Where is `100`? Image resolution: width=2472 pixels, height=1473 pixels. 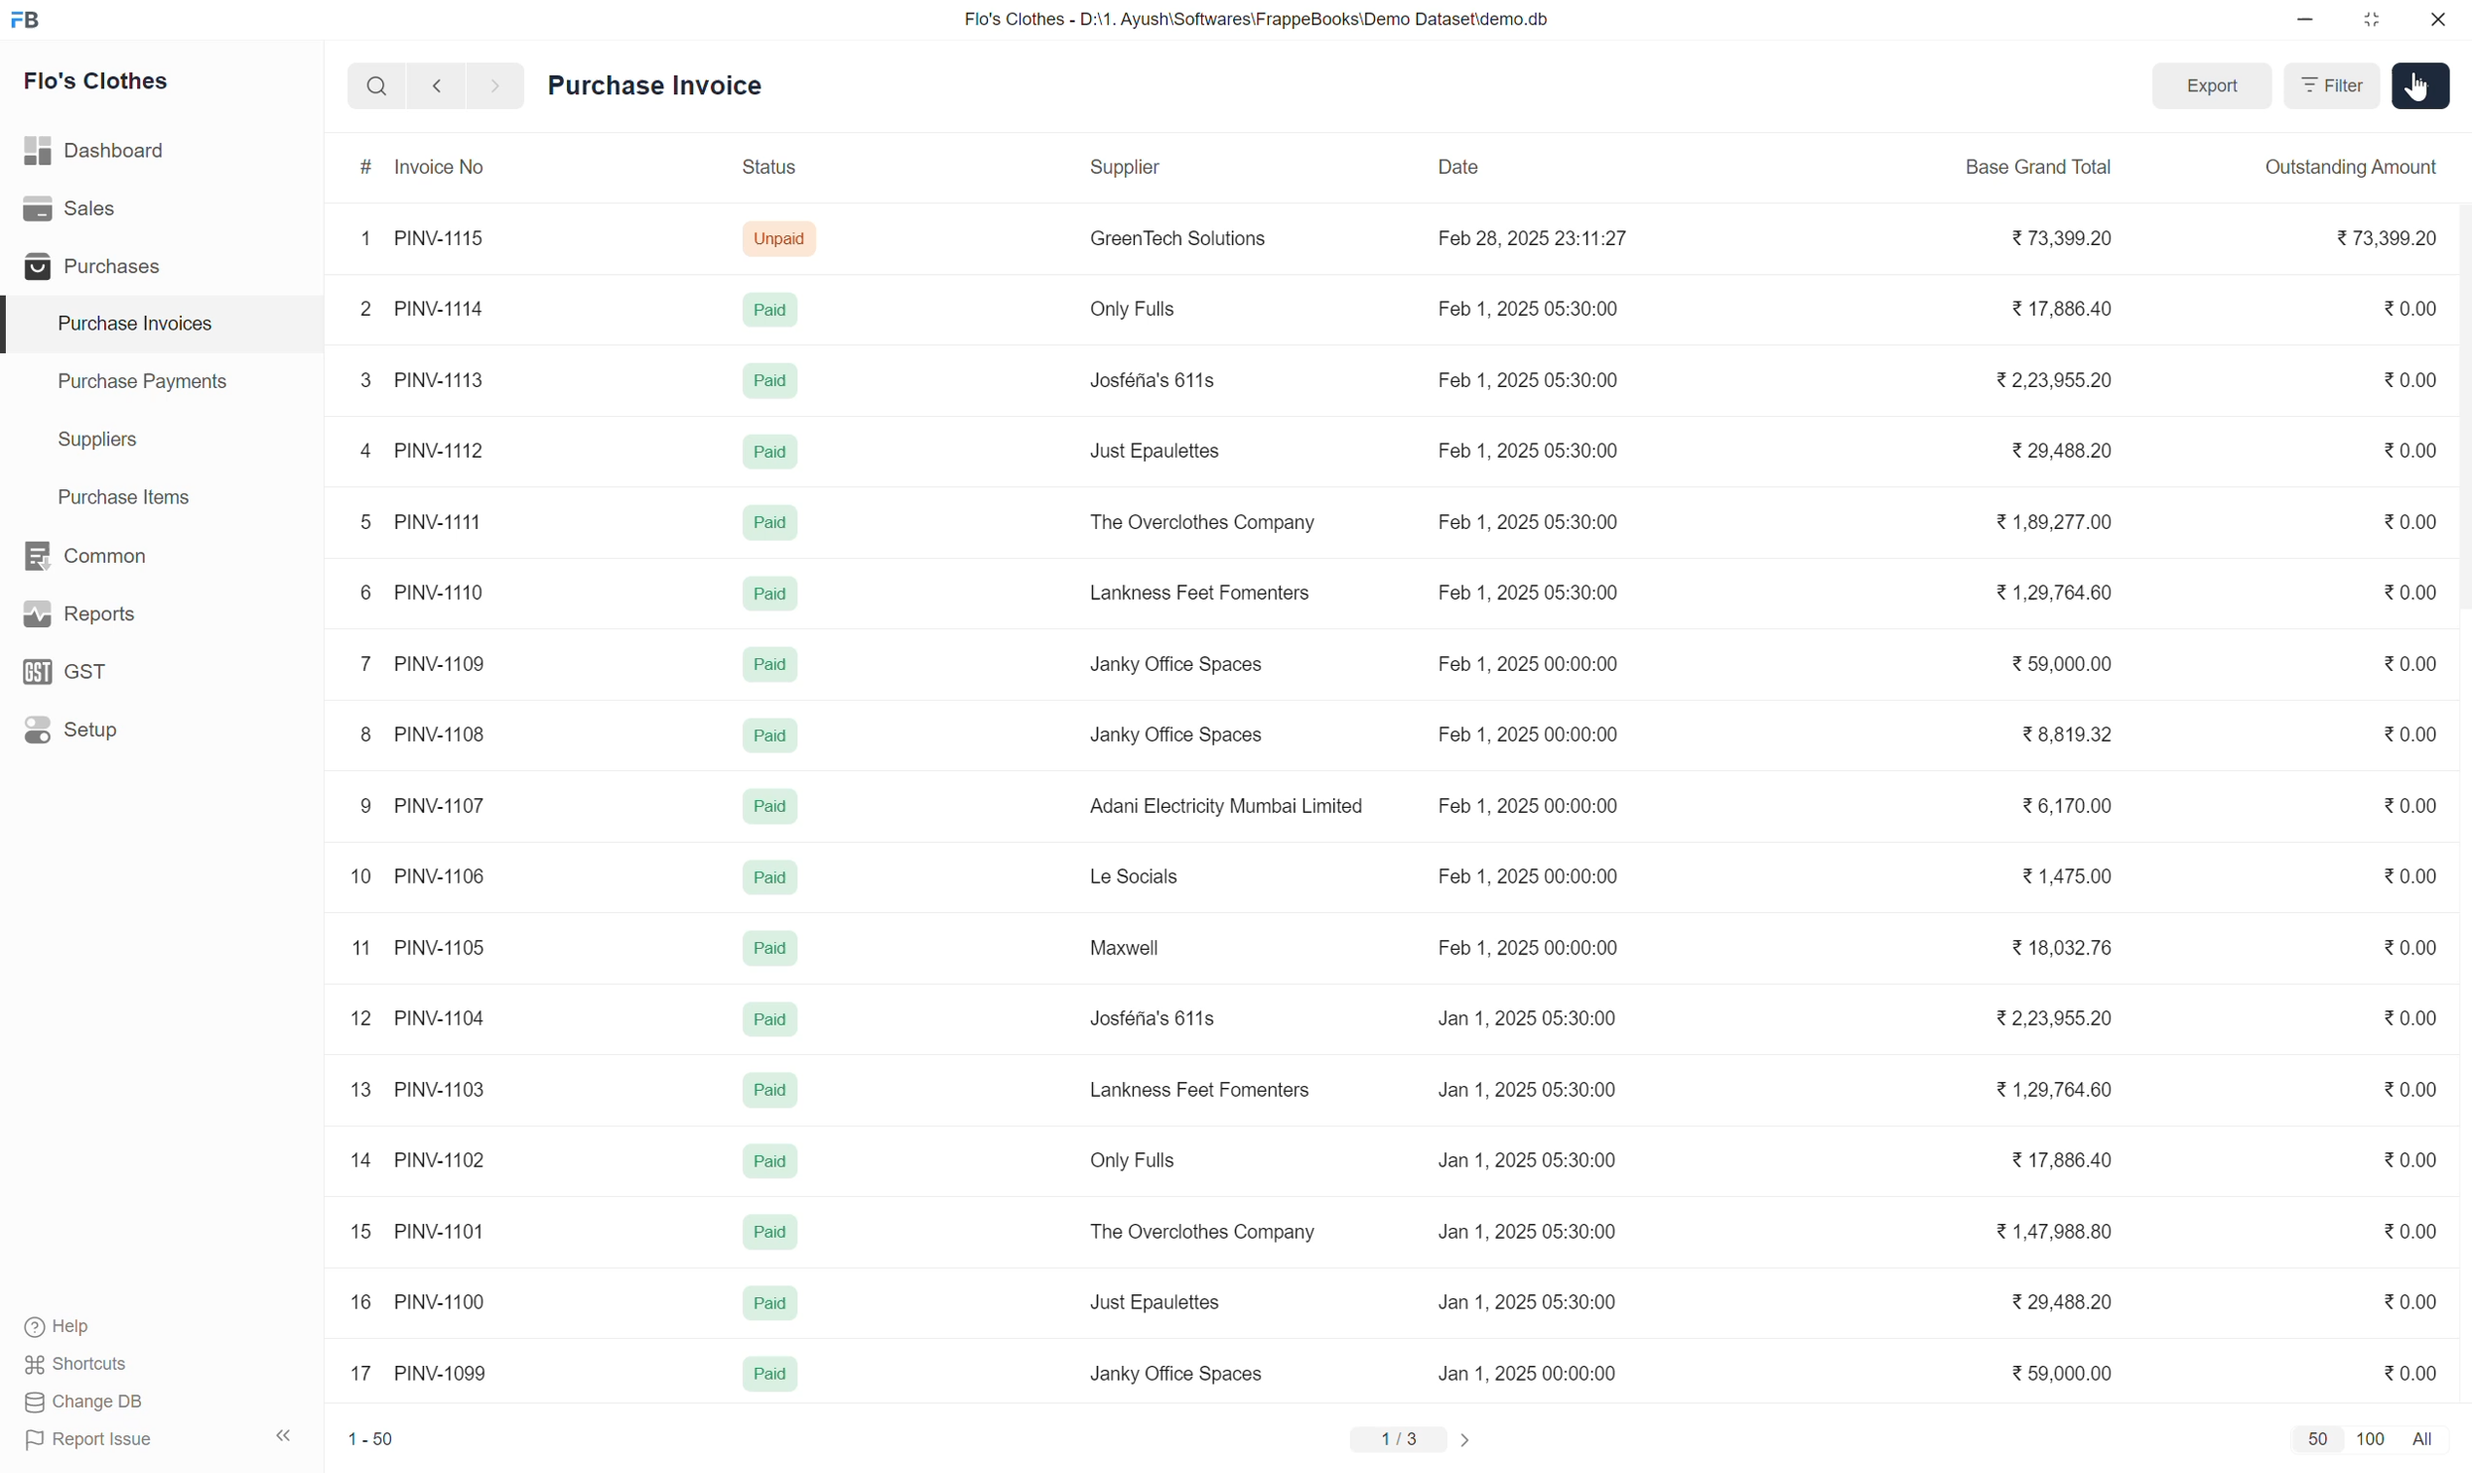 100 is located at coordinates (2373, 1439).